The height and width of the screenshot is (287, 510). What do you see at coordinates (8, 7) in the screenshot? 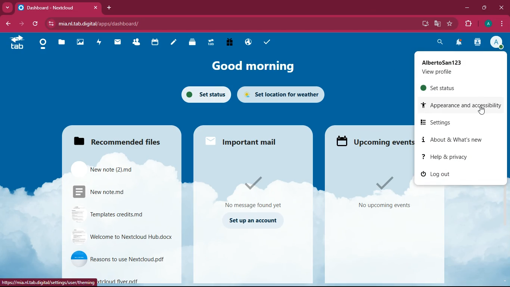
I see `more` at bounding box center [8, 7].